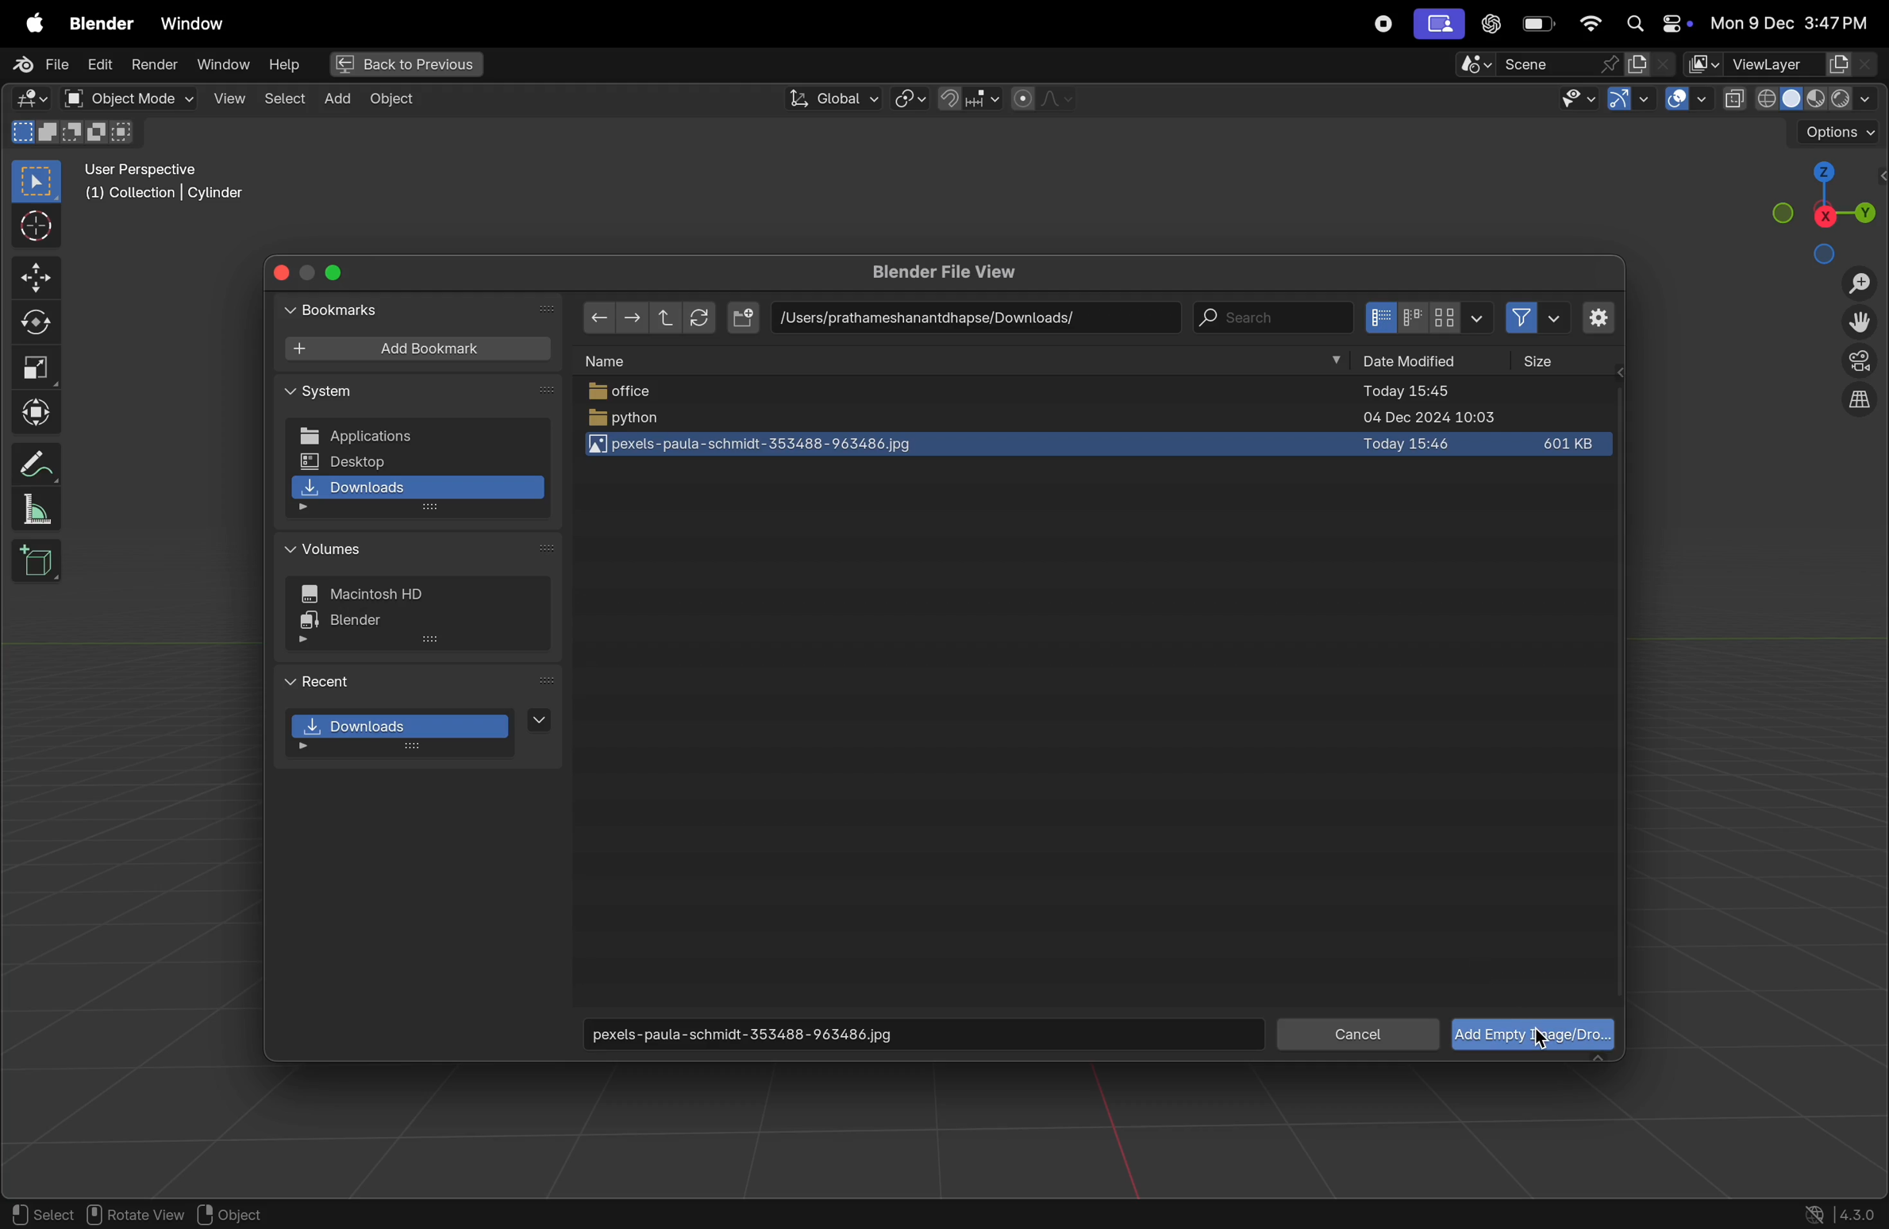  I want to click on date modified, so click(1406, 362).